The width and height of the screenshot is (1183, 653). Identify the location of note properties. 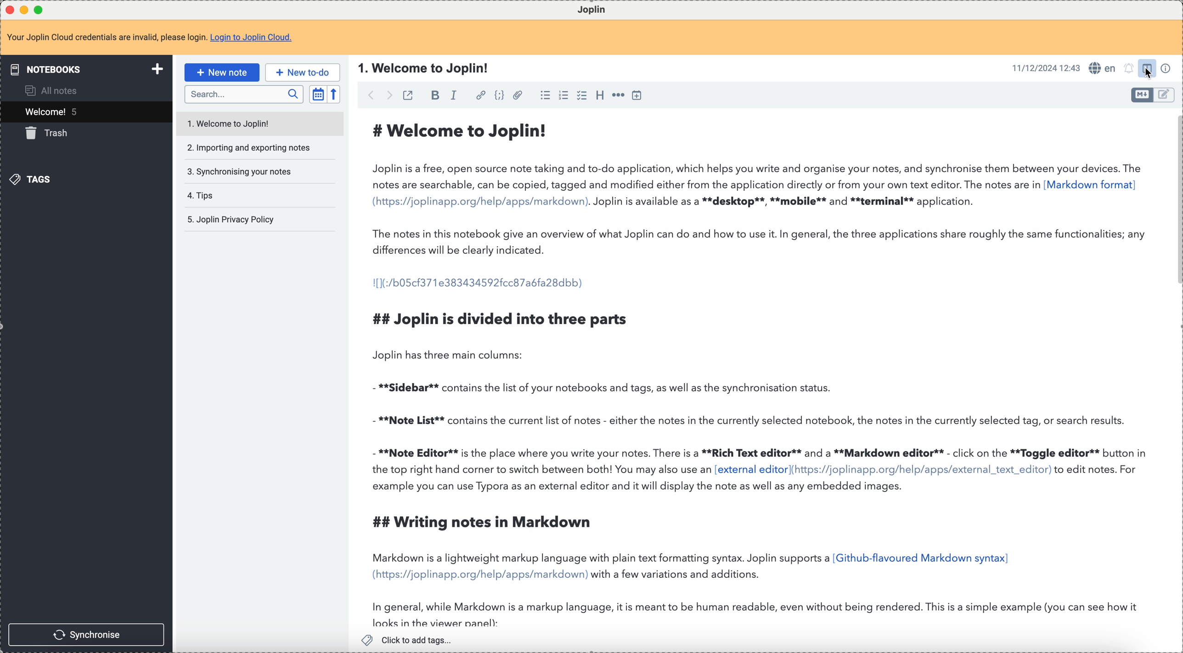
(1166, 68).